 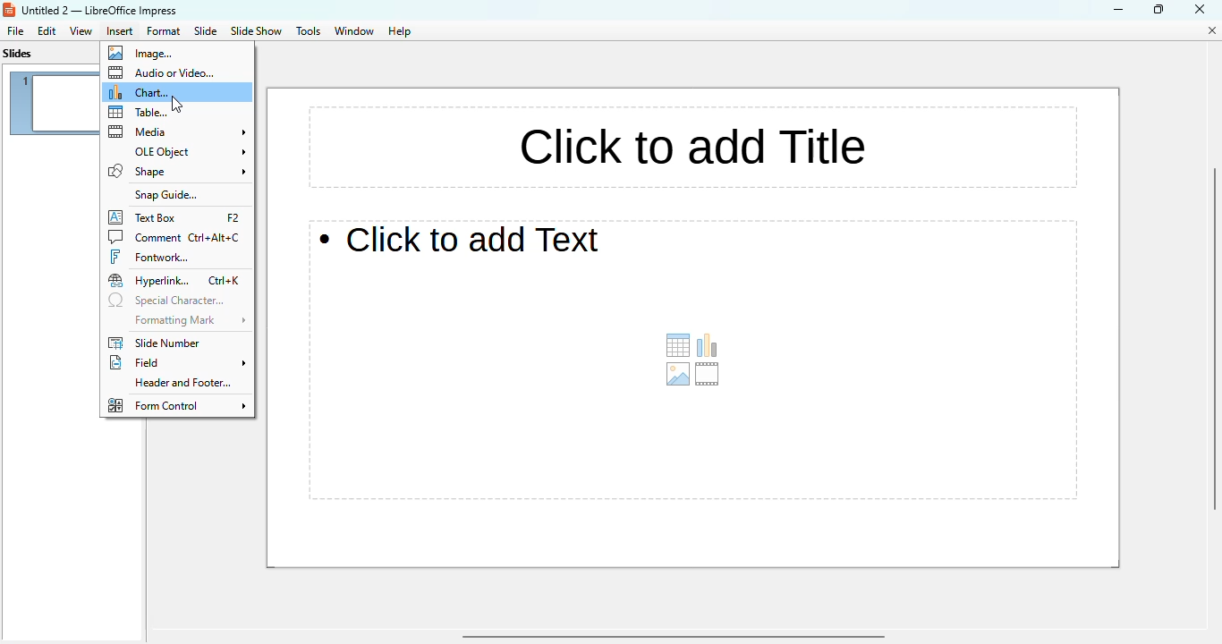 What do you see at coordinates (177, 104) in the screenshot?
I see `cursor` at bounding box center [177, 104].